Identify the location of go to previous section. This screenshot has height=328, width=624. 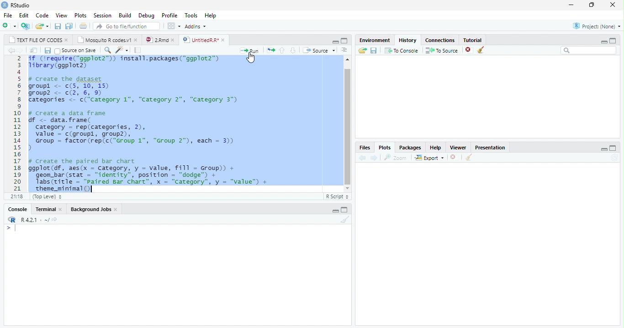
(283, 50).